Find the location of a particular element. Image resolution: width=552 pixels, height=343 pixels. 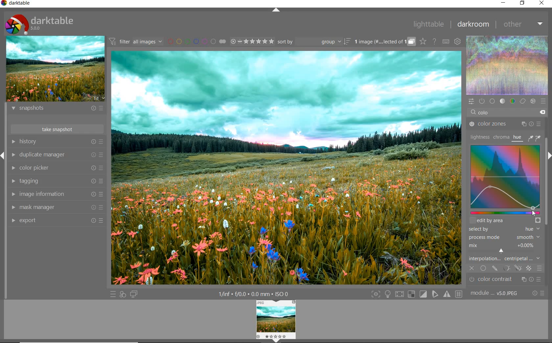

module..v50JPEG is located at coordinates (496, 293).